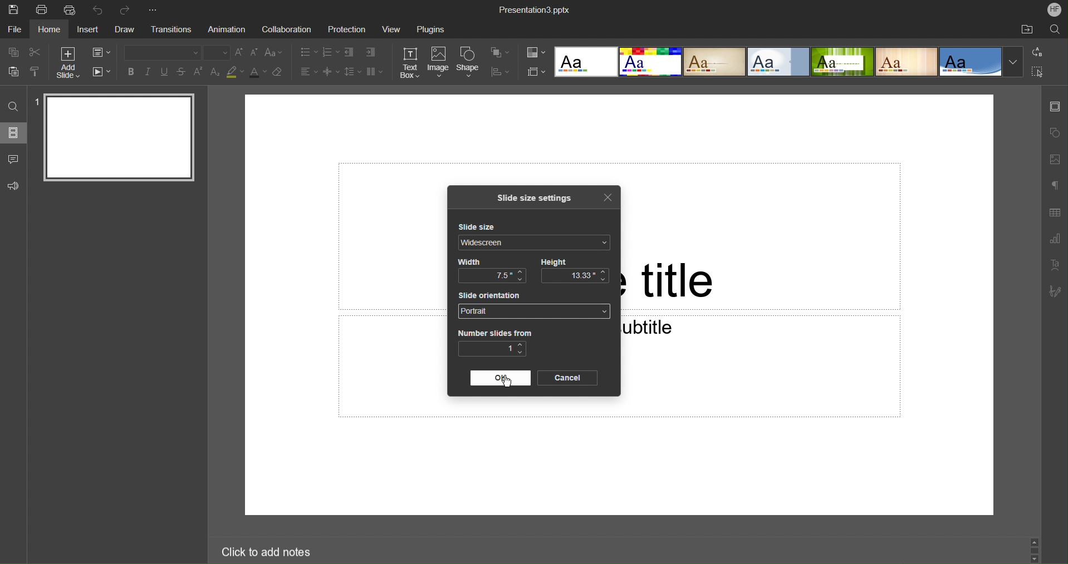 Image resolution: width=1068 pixels, height=564 pixels. Describe the element at coordinates (493, 349) in the screenshot. I see `1` at that location.